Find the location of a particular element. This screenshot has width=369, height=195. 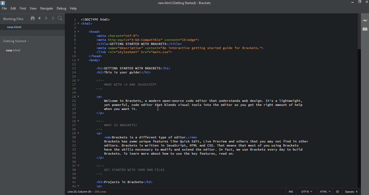

find is located at coordinates (23, 8).